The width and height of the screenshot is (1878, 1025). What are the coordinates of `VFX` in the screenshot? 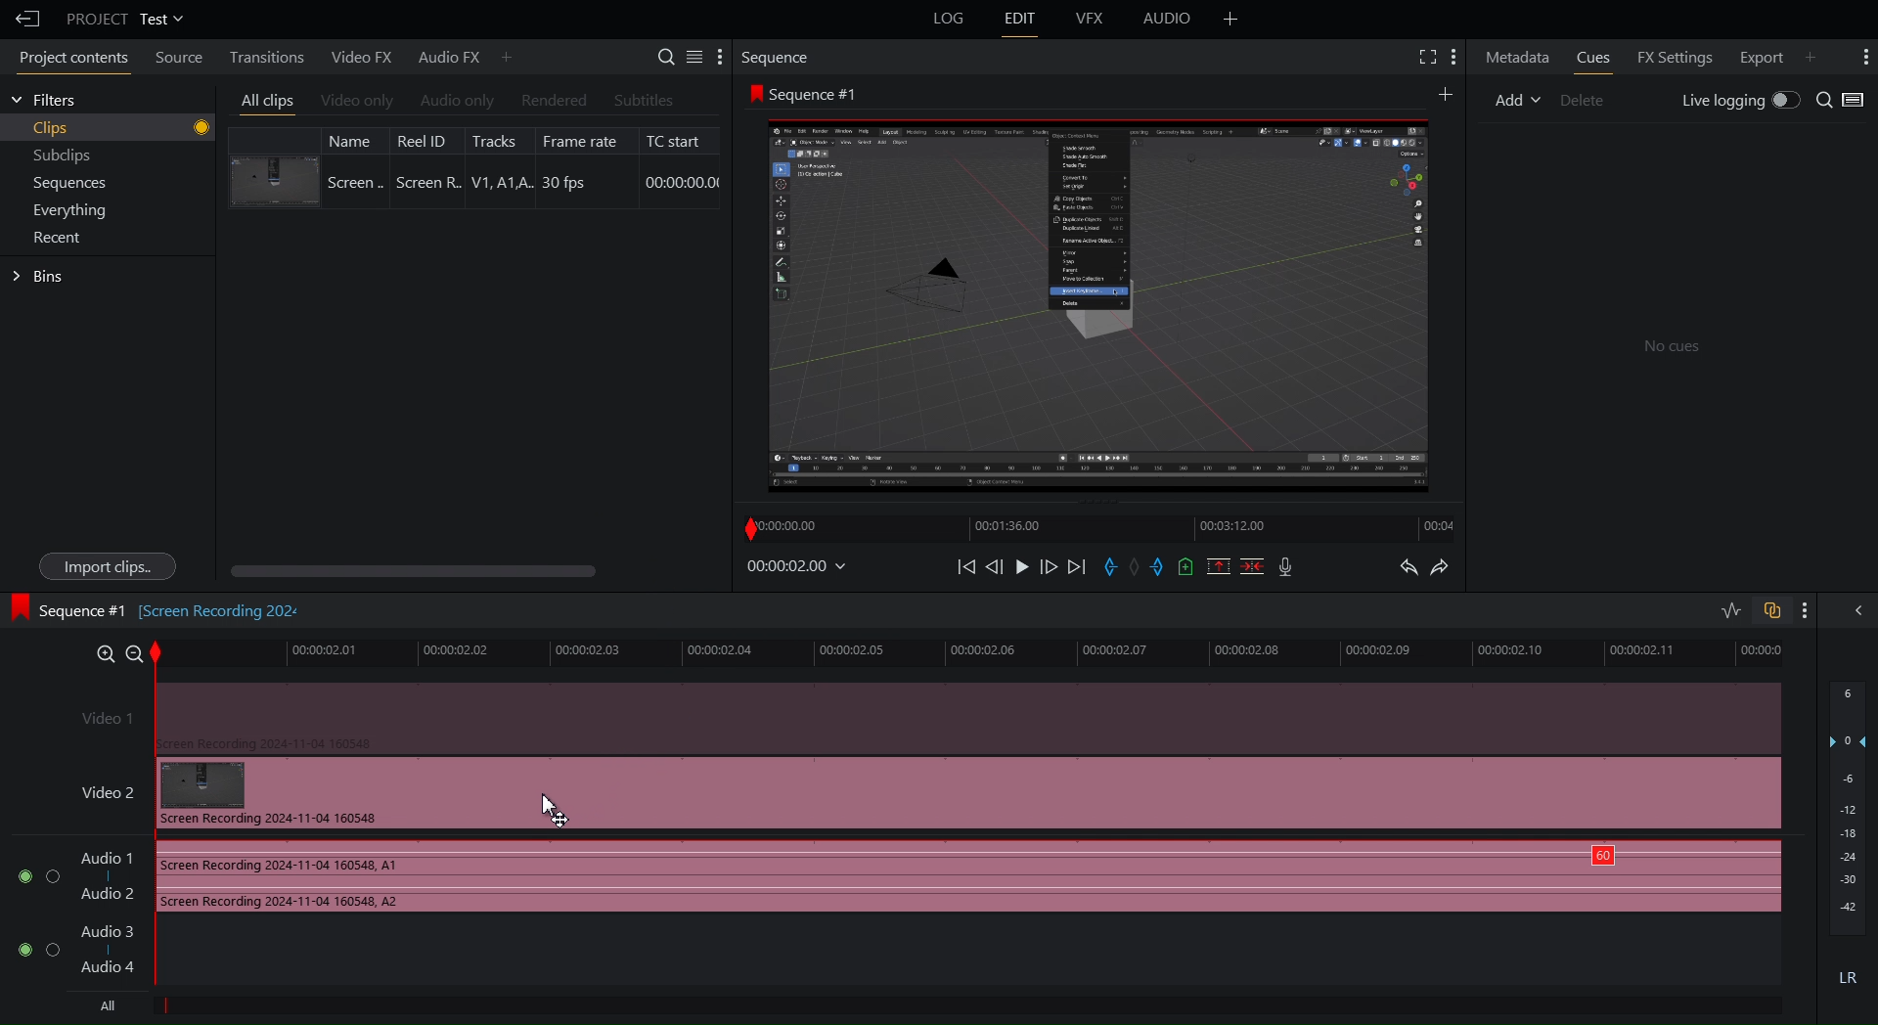 It's located at (1093, 19).